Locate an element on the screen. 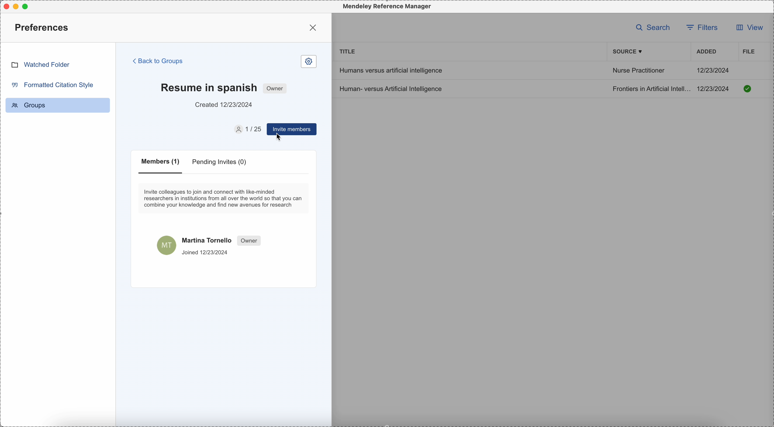 This screenshot has width=774, height=427. view is located at coordinates (747, 29).